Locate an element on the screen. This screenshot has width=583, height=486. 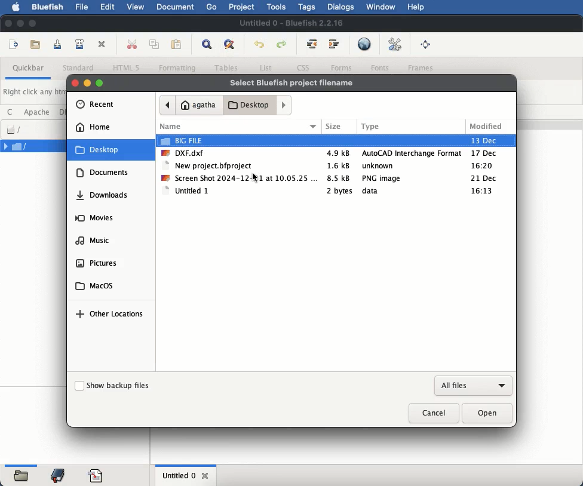
close is located at coordinates (75, 82).